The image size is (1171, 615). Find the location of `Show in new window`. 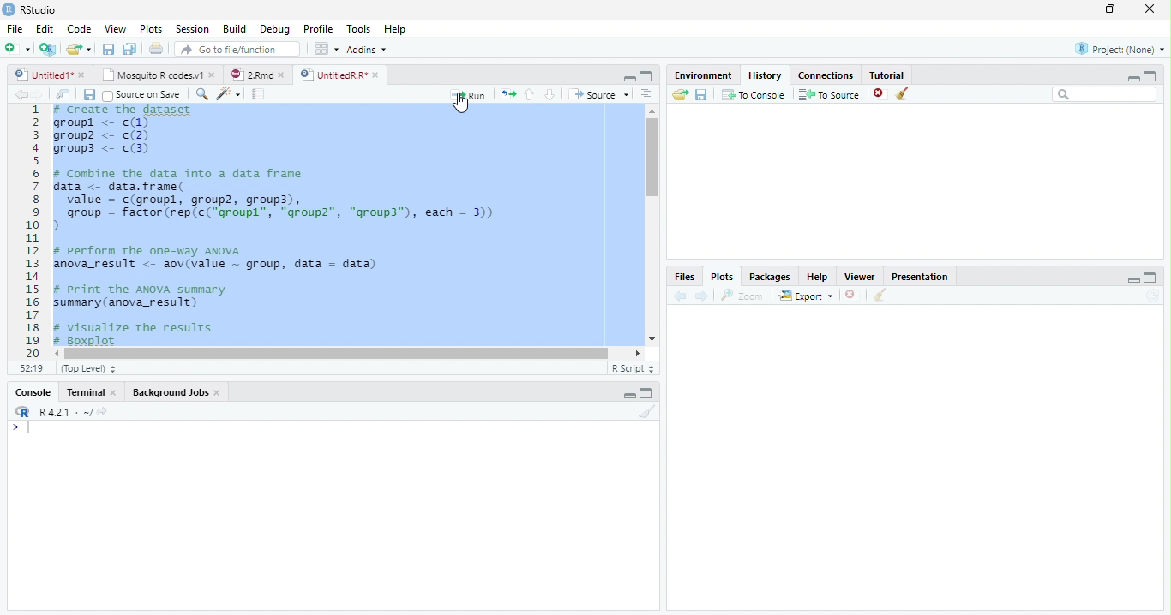

Show in new window is located at coordinates (66, 94).